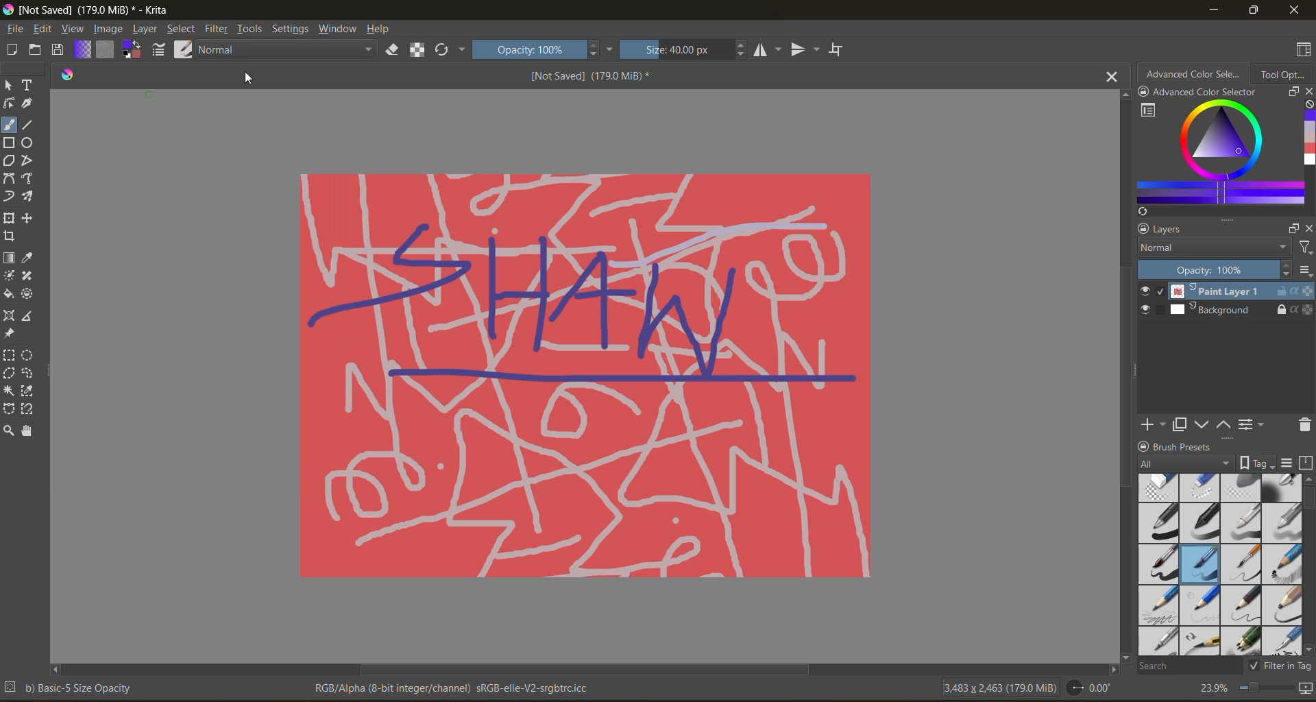 This screenshot has width=1316, height=702. Describe the element at coordinates (28, 277) in the screenshot. I see `smart patch tool` at that location.